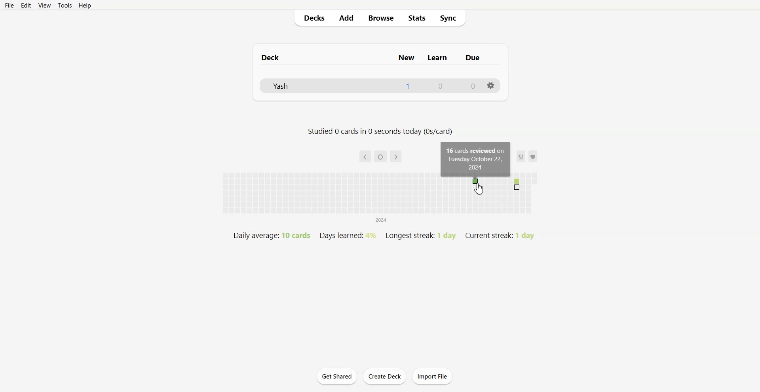 This screenshot has width=760, height=392. I want to click on Add, so click(347, 18).